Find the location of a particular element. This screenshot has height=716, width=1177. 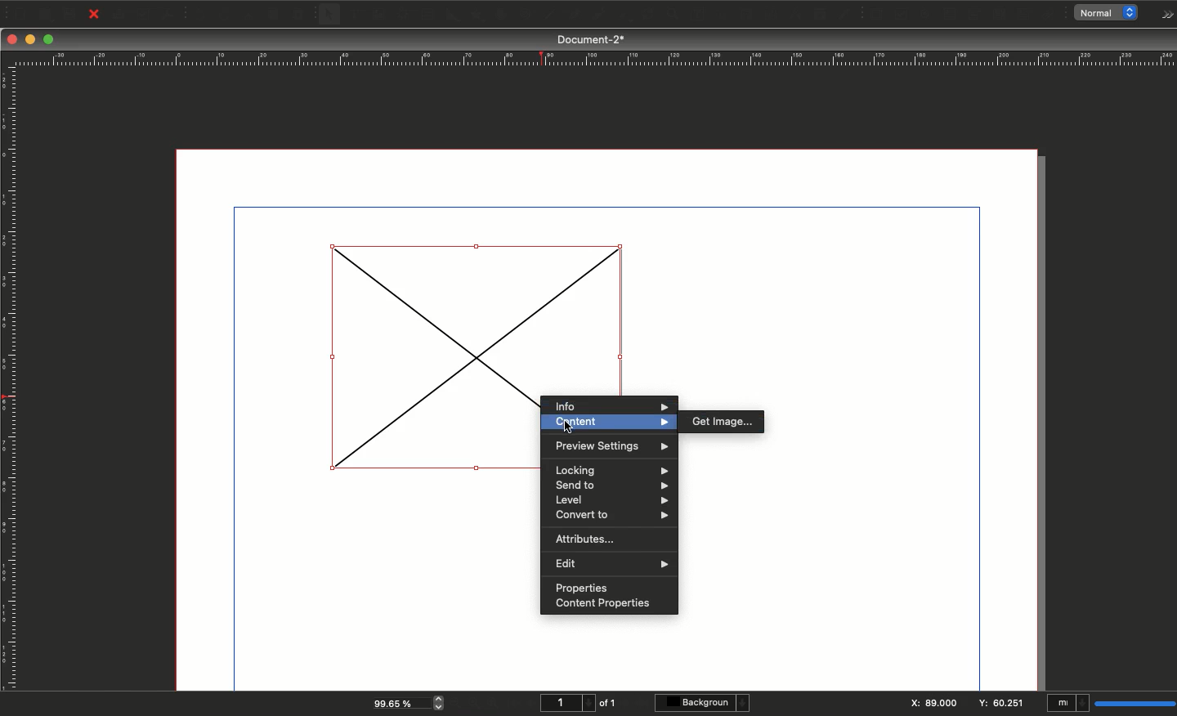

Locking is located at coordinates (608, 468).